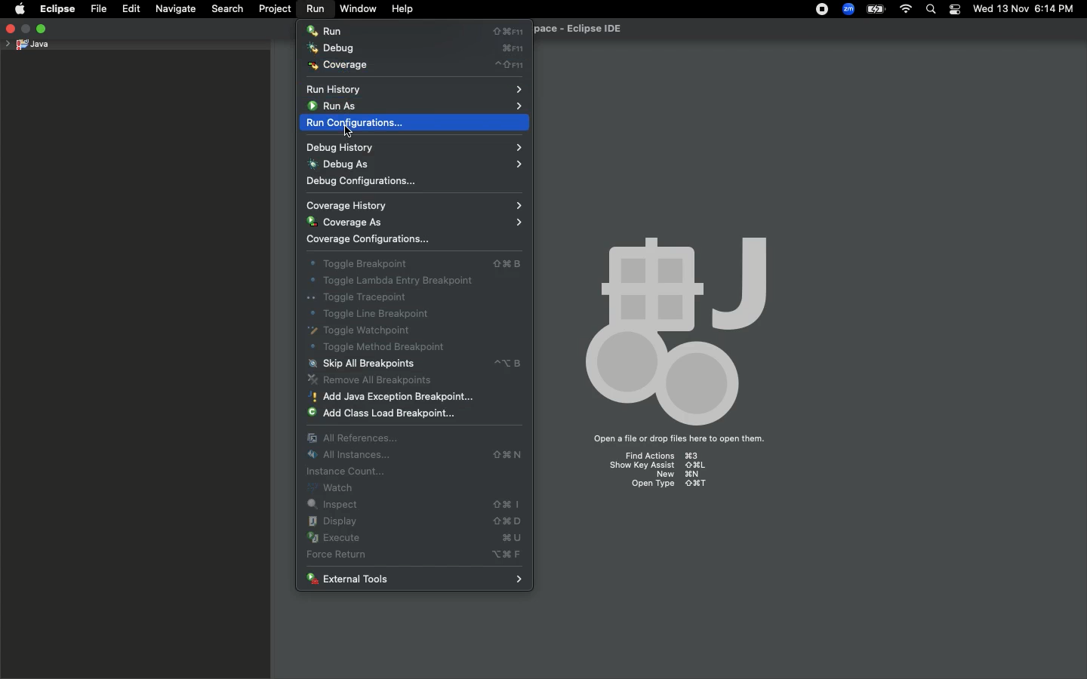  Describe the element at coordinates (414, 164) in the screenshot. I see `Debug as` at that location.